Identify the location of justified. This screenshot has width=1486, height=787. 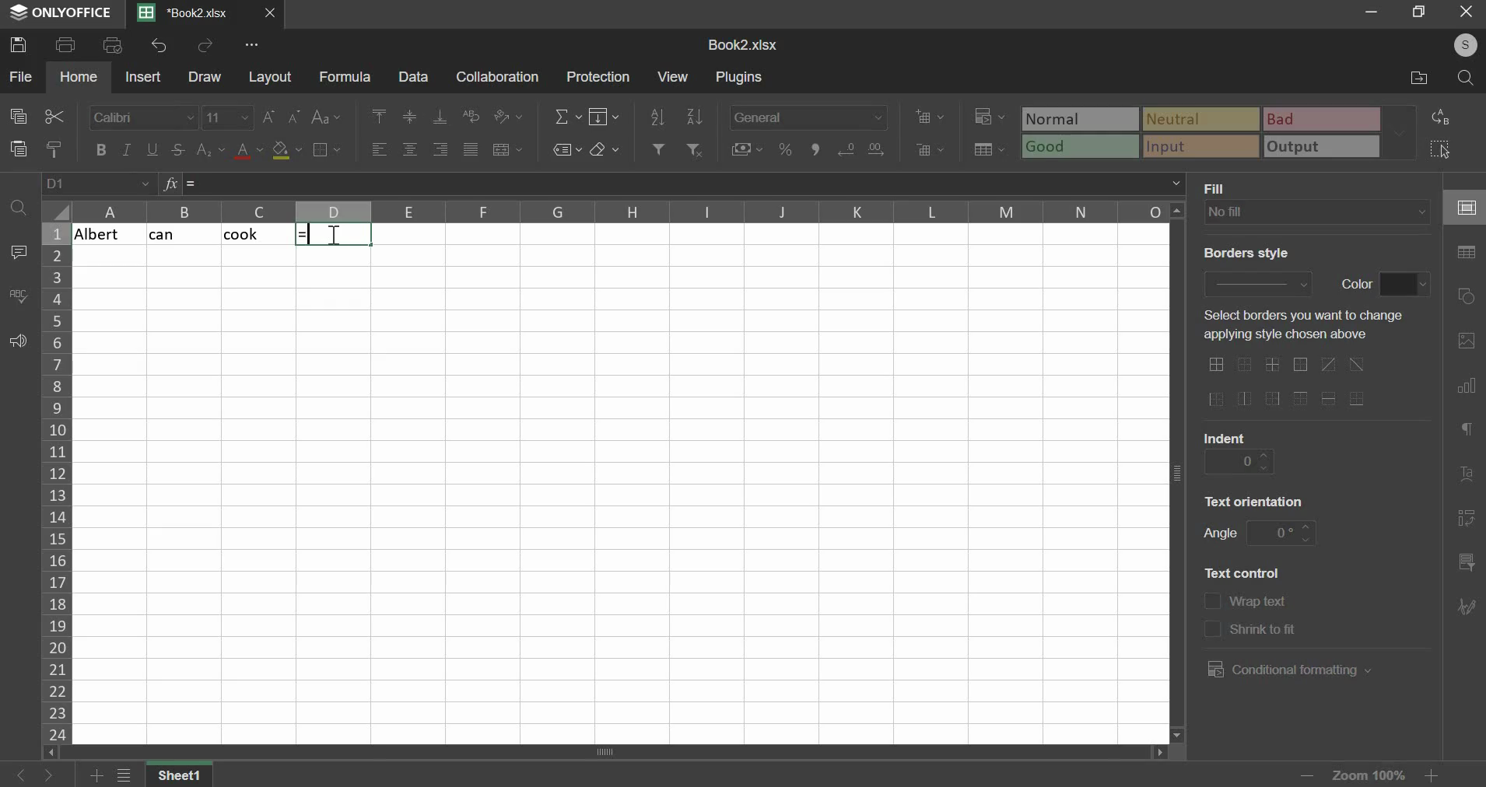
(470, 149).